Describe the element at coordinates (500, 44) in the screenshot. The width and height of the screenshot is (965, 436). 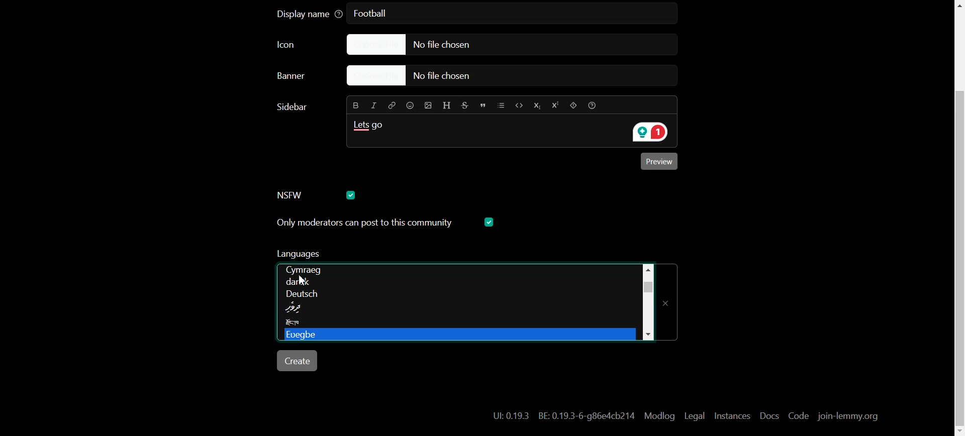
I see `Choose file` at that location.